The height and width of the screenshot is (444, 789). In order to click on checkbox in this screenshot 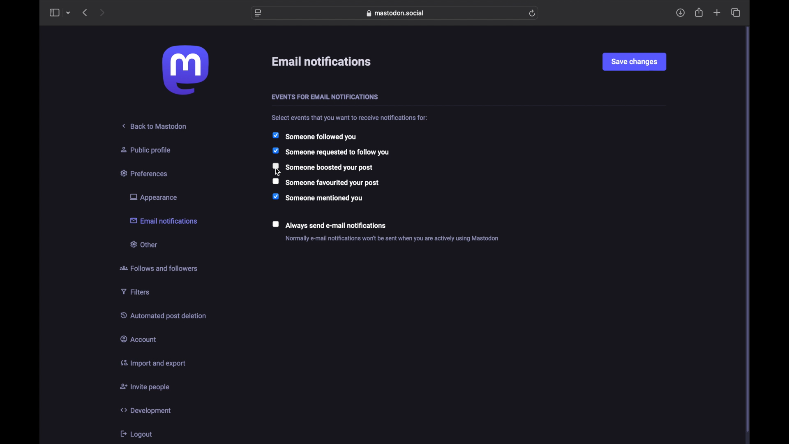, I will do `click(318, 197)`.